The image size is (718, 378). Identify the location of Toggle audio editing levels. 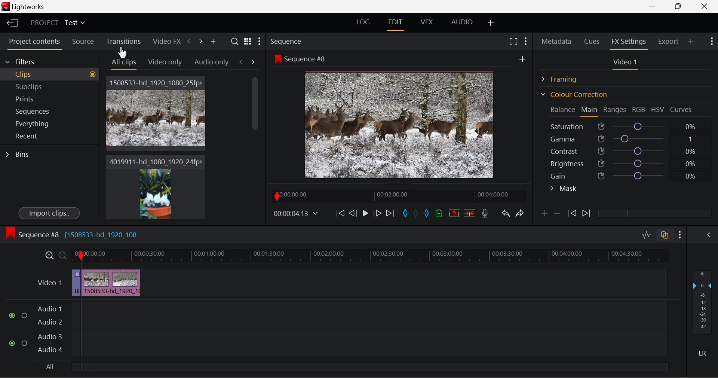
(647, 234).